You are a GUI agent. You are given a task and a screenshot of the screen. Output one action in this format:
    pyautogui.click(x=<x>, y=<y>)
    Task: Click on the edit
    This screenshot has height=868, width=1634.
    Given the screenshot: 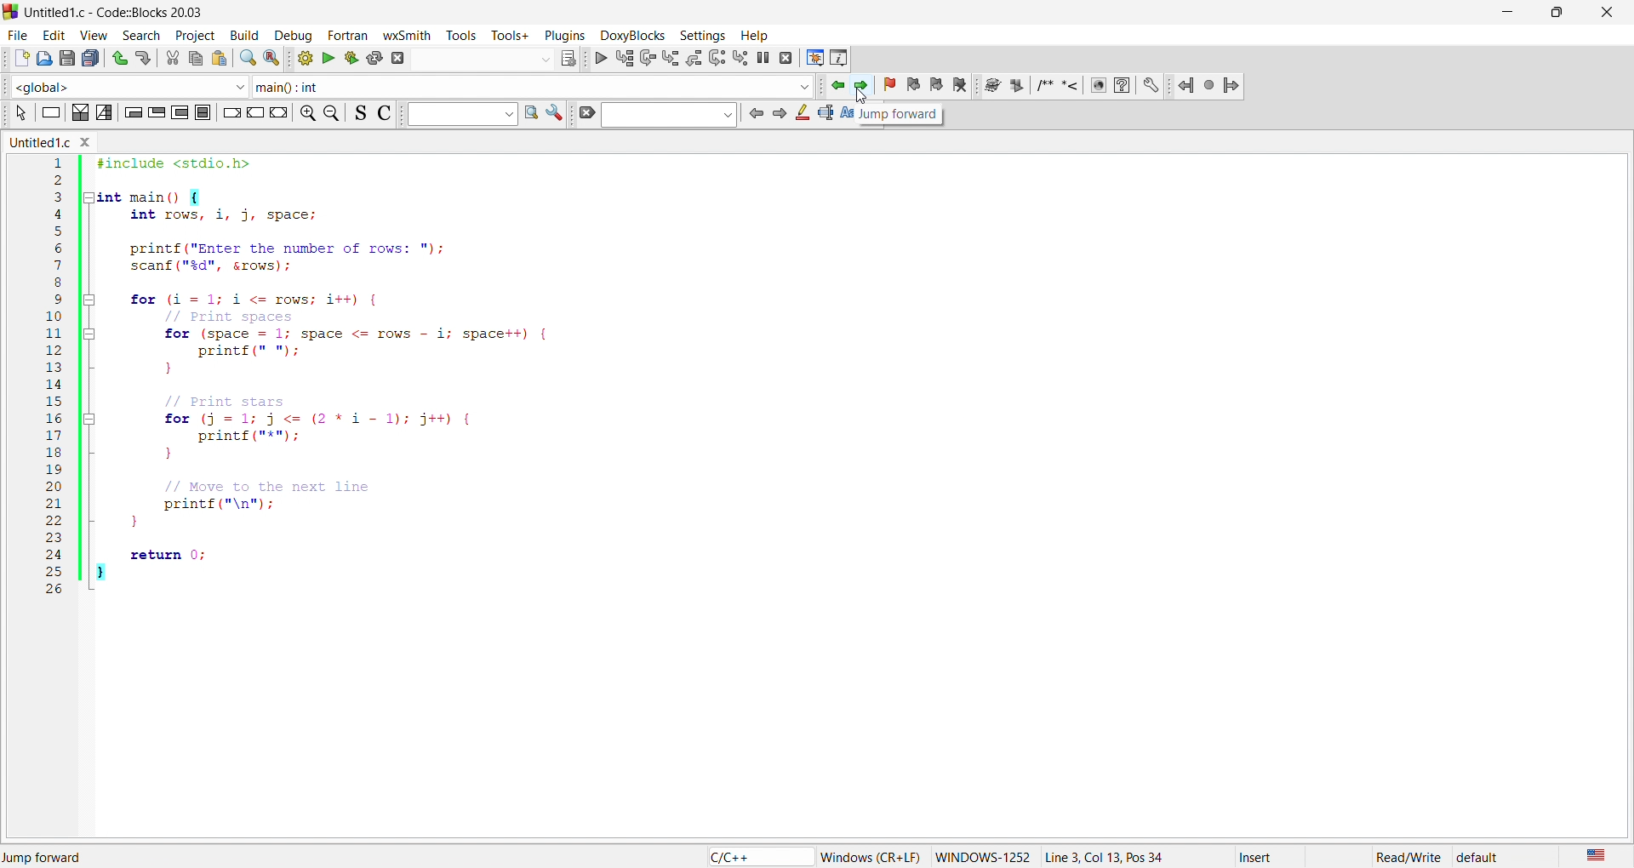 What is the action you would take?
    pyautogui.click(x=50, y=33)
    